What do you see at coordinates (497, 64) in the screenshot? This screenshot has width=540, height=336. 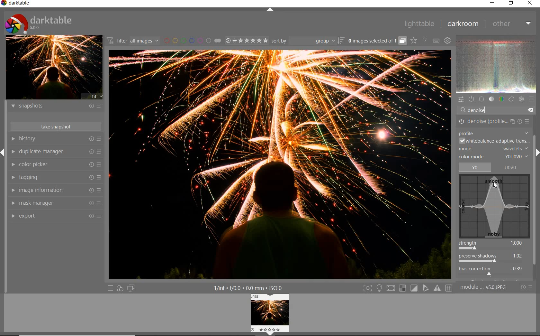 I see `waveform` at bounding box center [497, 64].